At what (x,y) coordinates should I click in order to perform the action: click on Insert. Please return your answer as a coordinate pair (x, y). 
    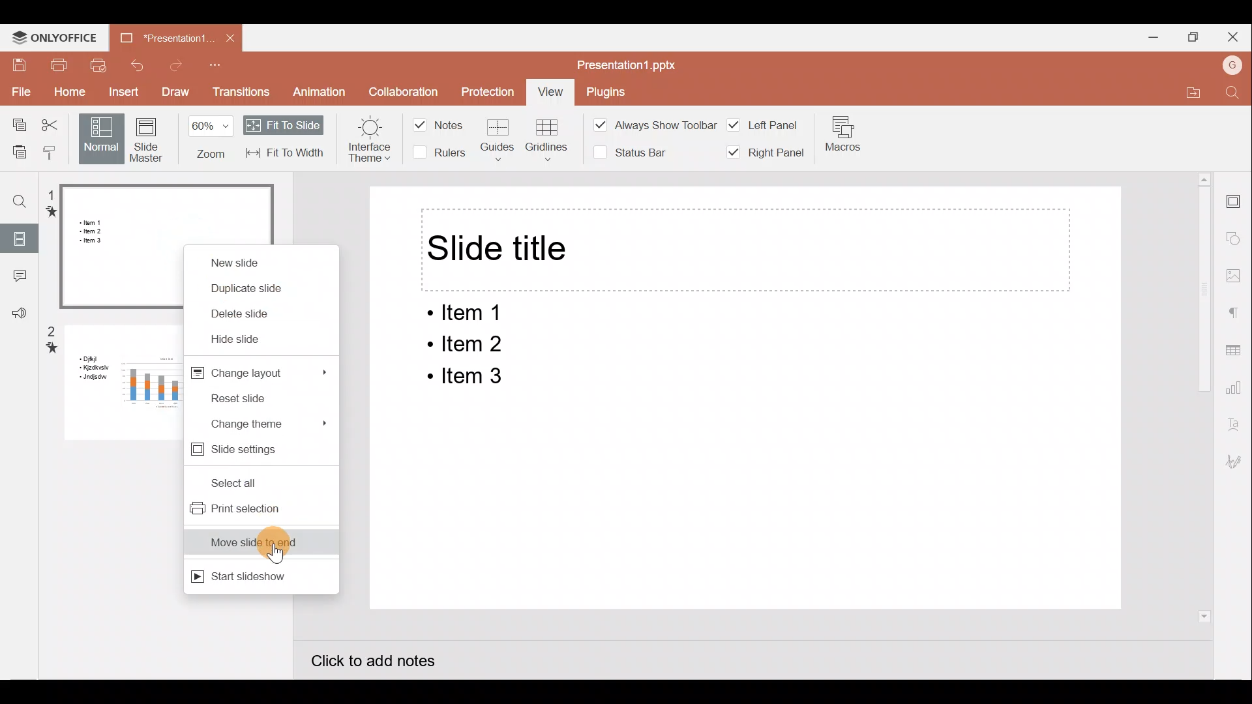
    Looking at the image, I should click on (122, 91).